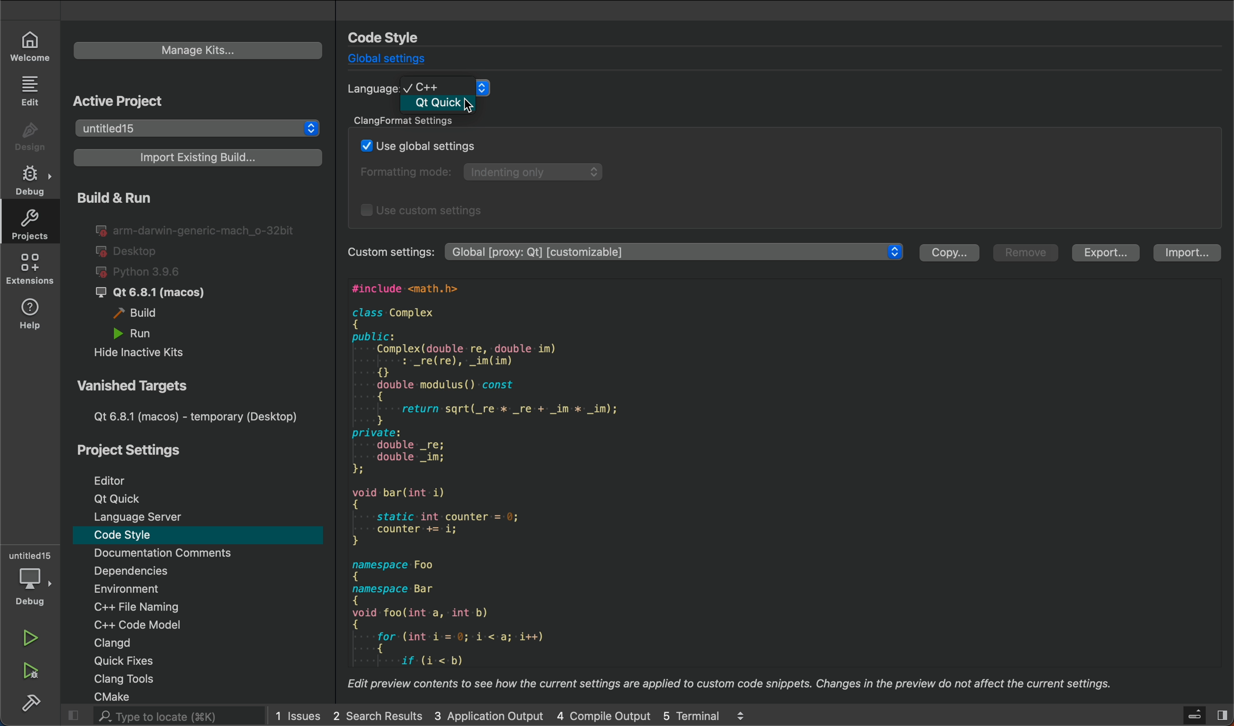 Image resolution: width=1234 pixels, height=726 pixels. What do you see at coordinates (387, 60) in the screenshot?
I see `global settings` at bounding box center [387, 60].